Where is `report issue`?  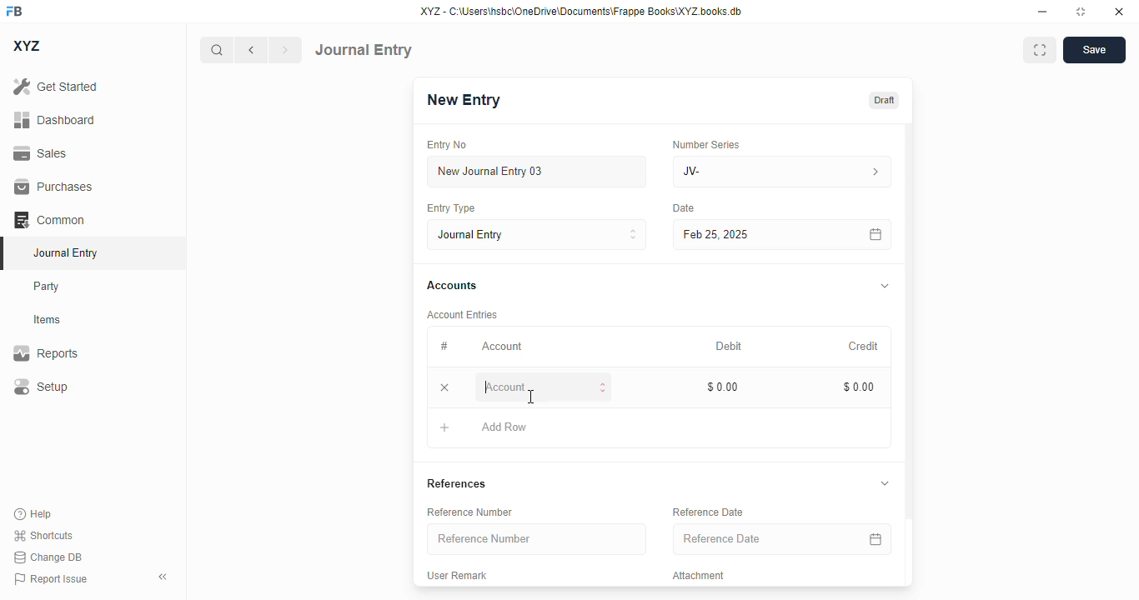
report issue is located at coordinates (51, 579).